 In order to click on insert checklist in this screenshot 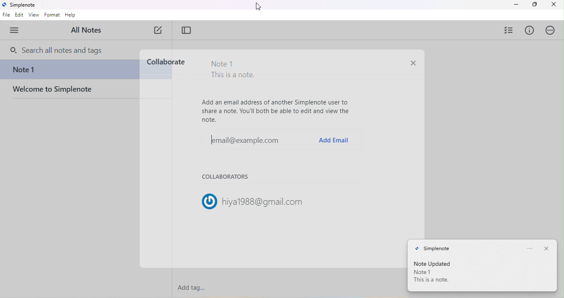, I will do `click(508, 30)`.